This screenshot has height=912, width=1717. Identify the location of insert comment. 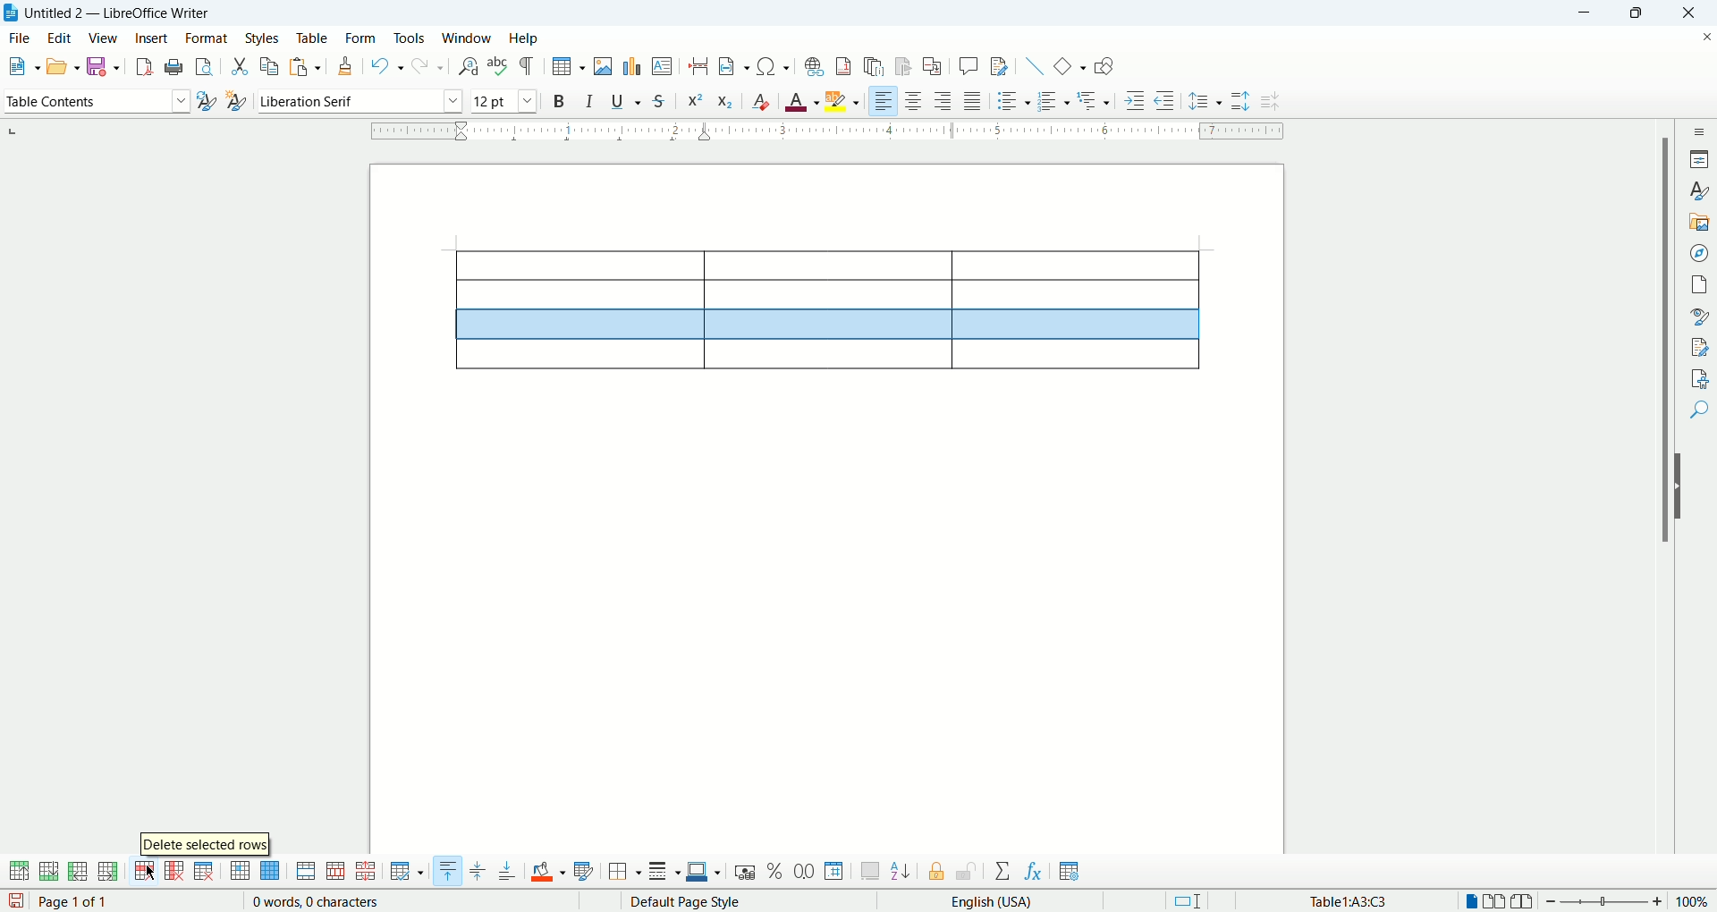
(968, 69).